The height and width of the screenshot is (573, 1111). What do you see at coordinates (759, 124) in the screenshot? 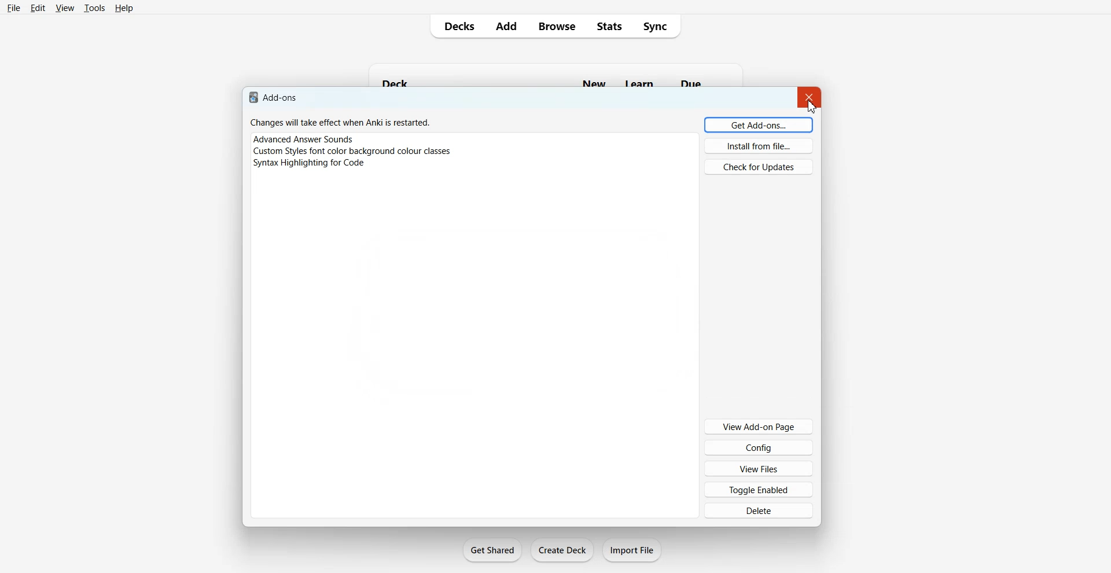
I see `Get Add ons` at bounding box center [759, 124].